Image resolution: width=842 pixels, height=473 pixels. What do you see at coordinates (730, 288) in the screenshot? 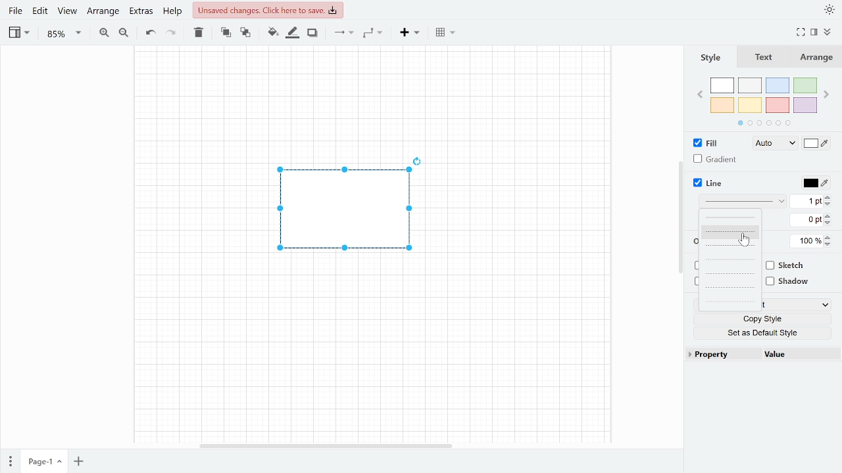
I see `Dotted 2` at bounding box center [730, 288].